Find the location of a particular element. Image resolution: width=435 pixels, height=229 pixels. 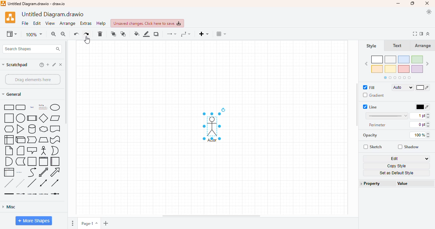

appearance is located at coordinates (429, 12).